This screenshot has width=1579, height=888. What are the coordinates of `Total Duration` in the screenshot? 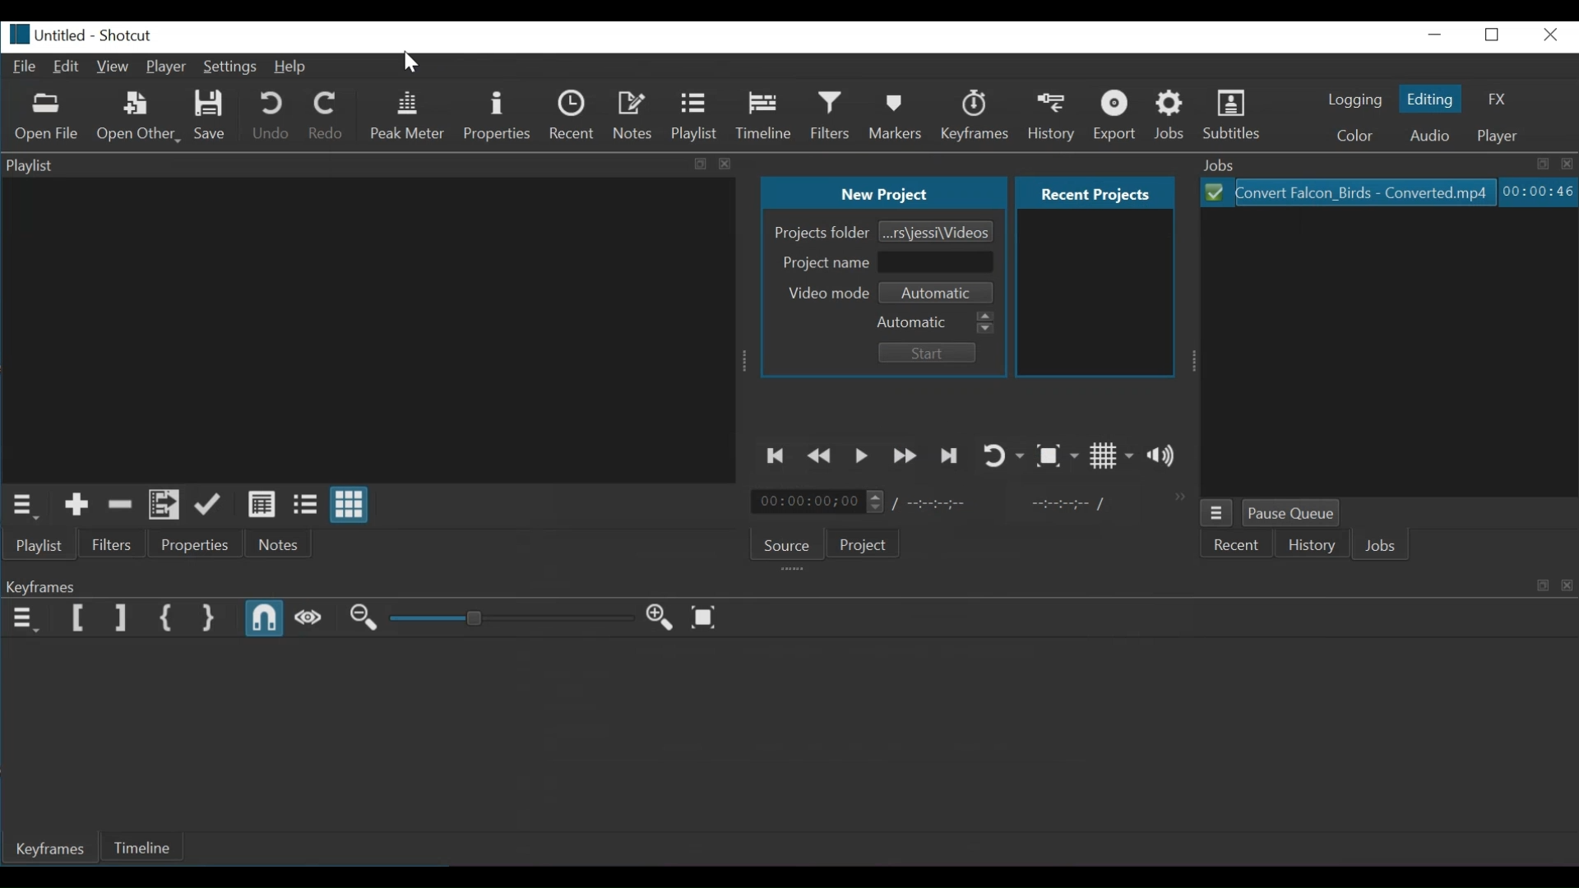 It's located at (933, 501).